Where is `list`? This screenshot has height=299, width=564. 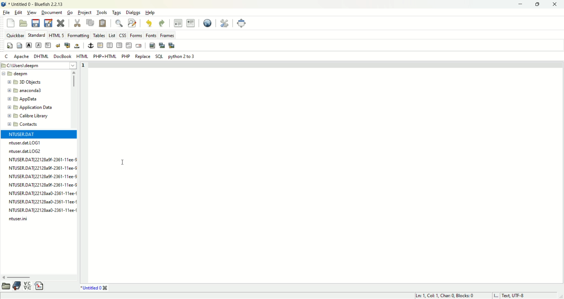
list is located at coordinates (112, 35).